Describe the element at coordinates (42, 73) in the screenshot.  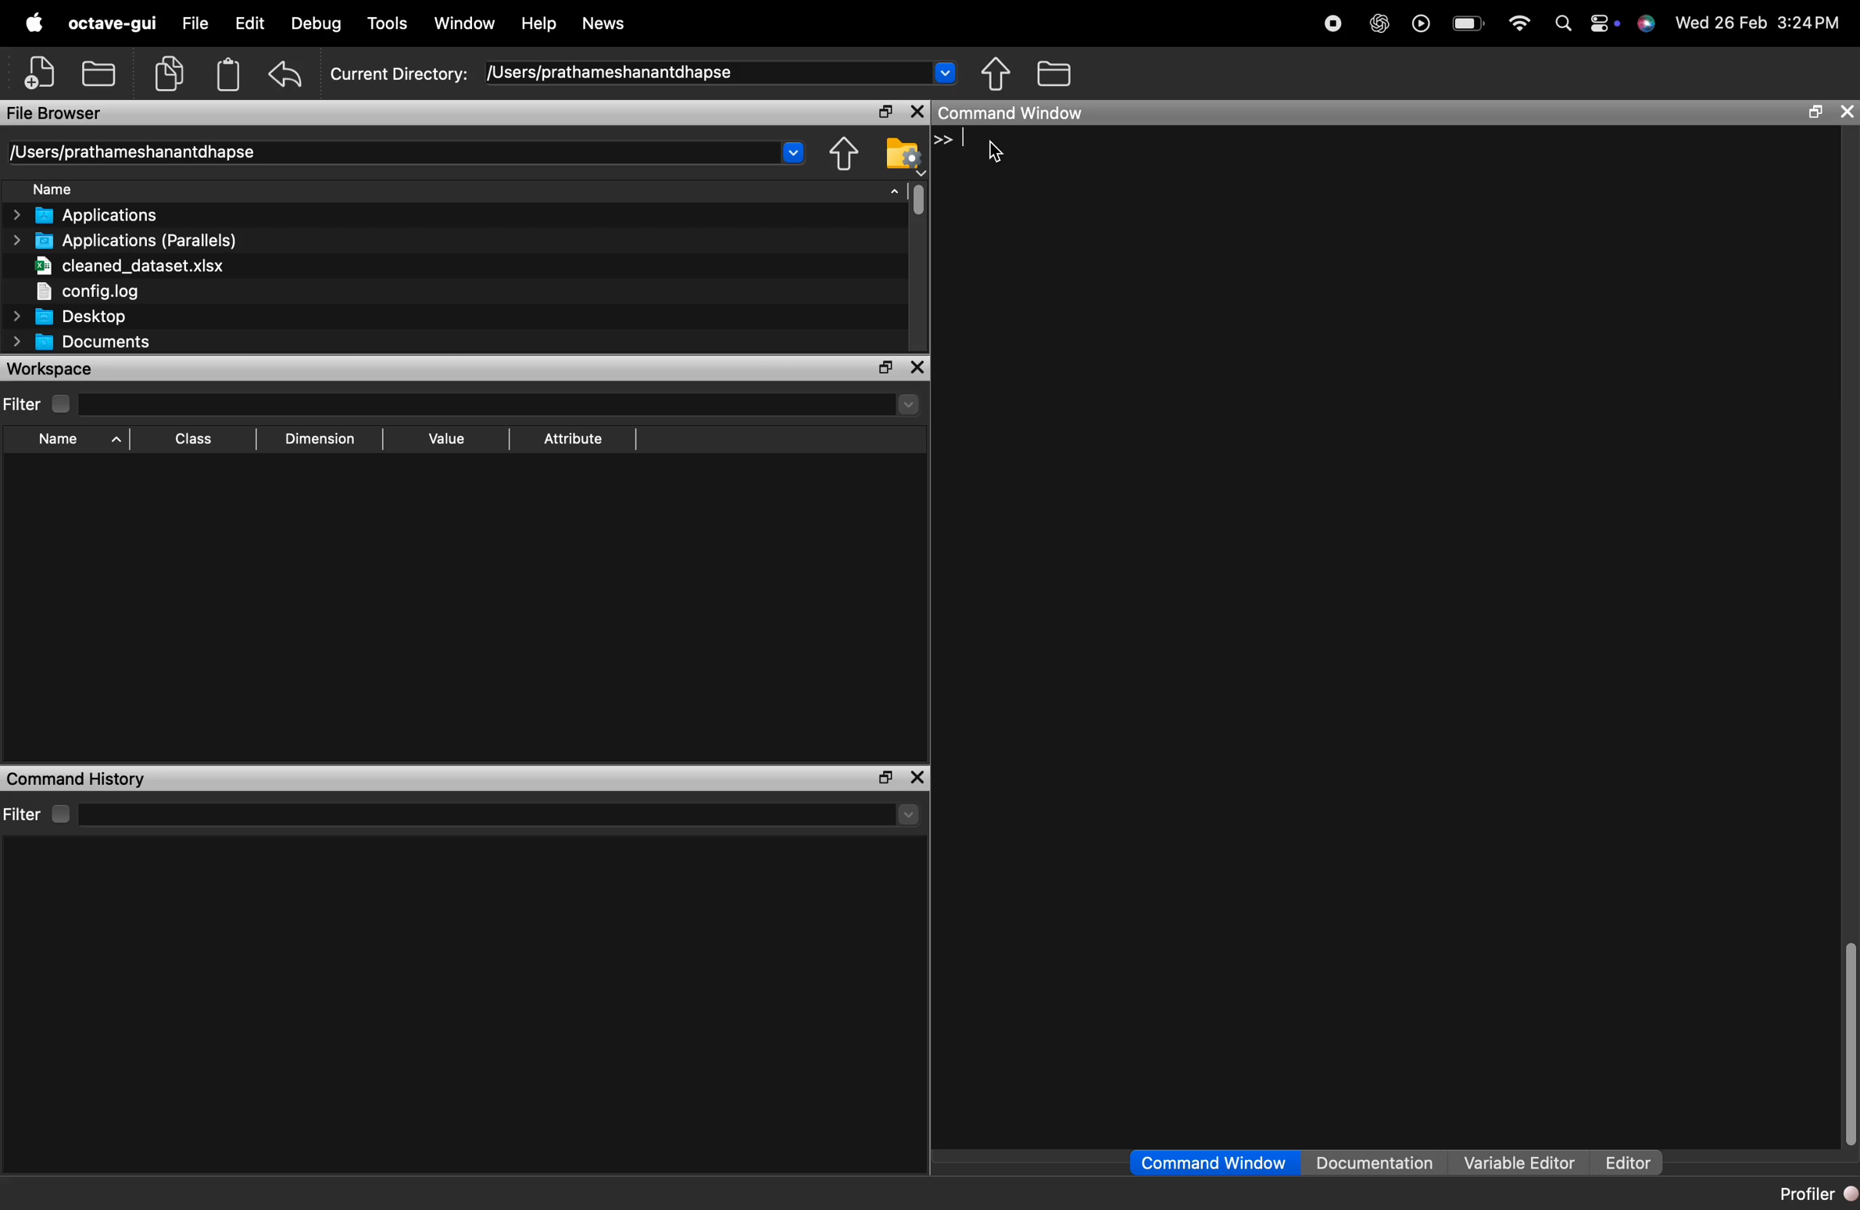
I see `New Script` at that location.